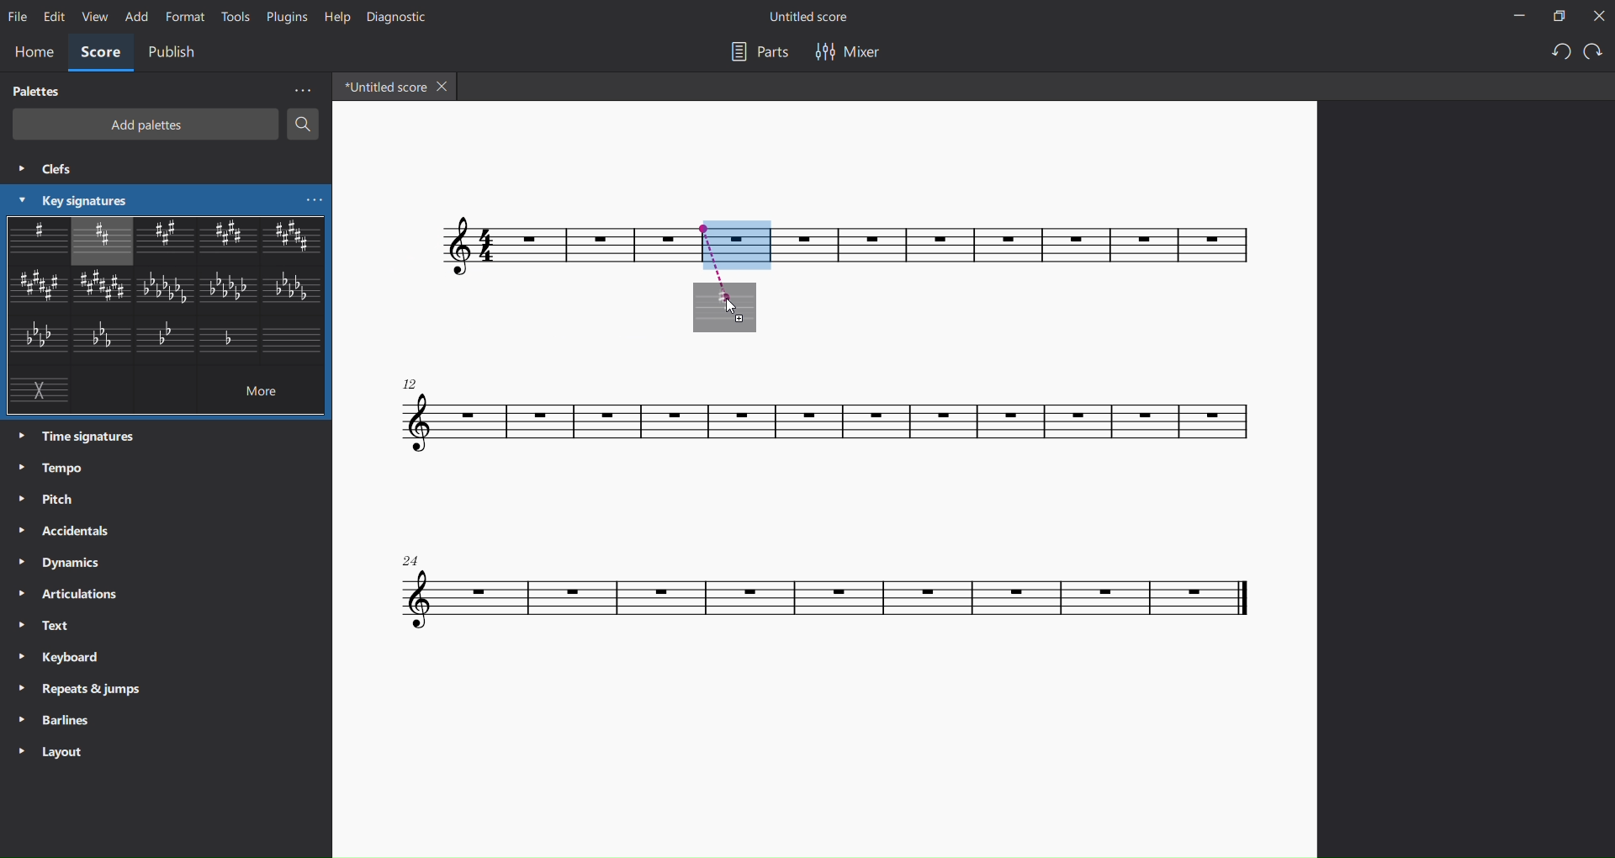 This screenshot has width=1615, height=858. I want to click on dynamics, so click(68, 564).